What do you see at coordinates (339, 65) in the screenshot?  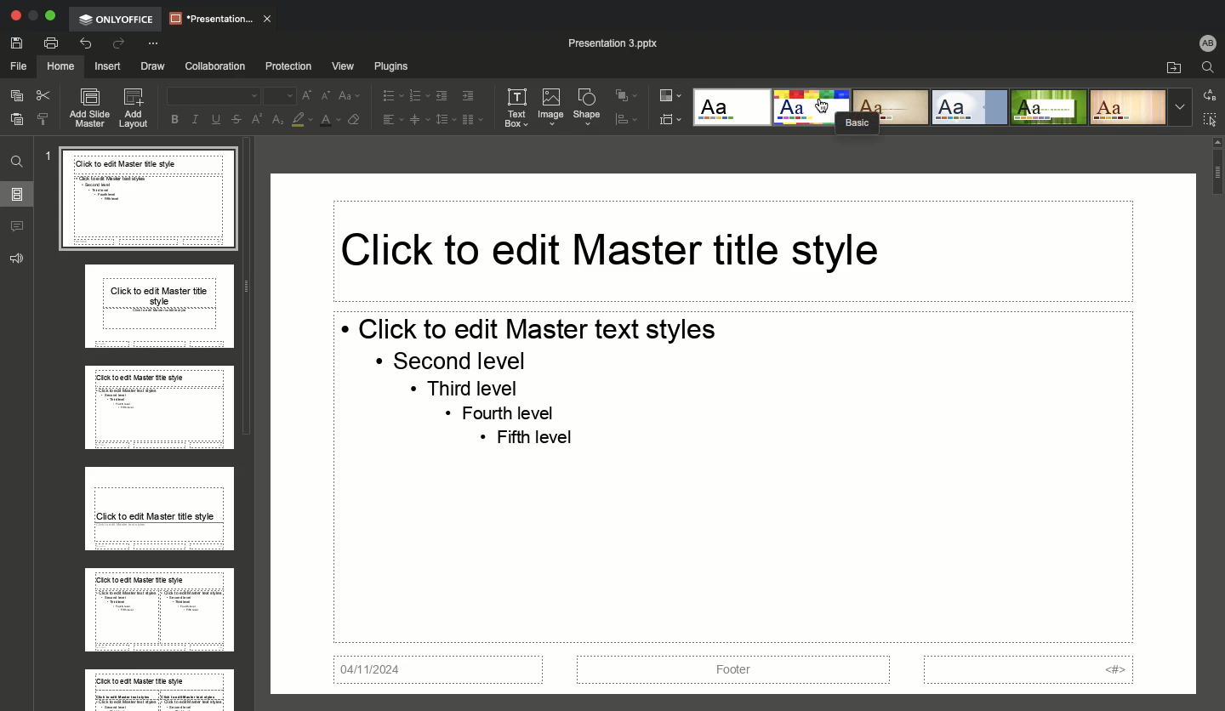 I see `View` at bounding box center [339, 65].